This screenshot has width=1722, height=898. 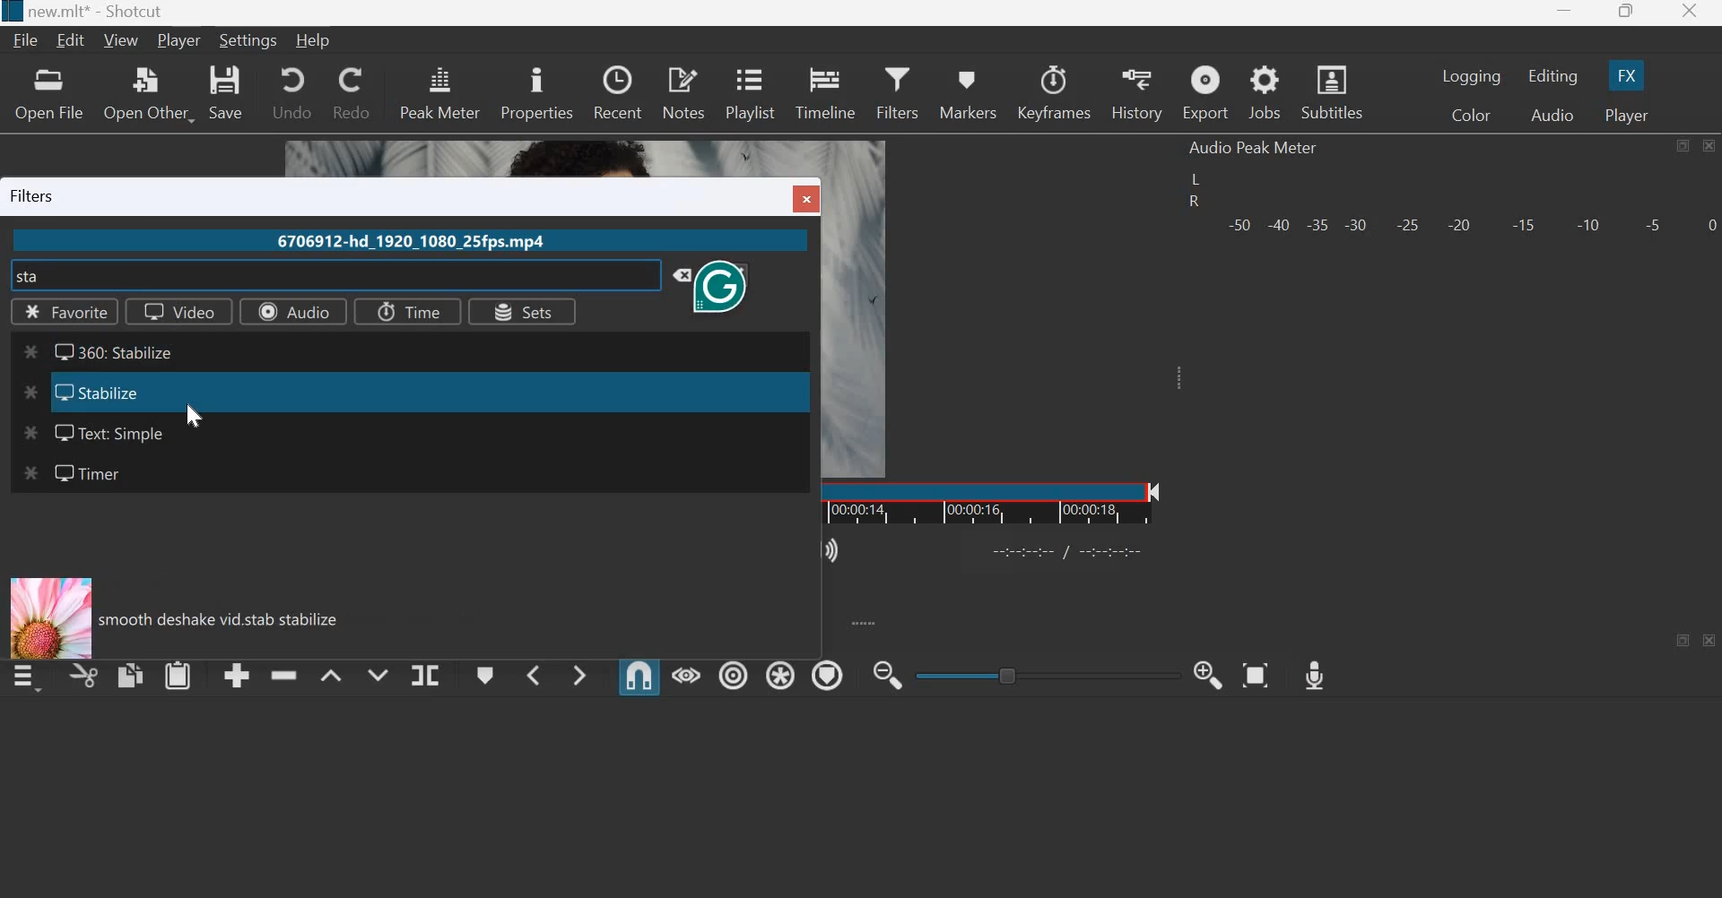 What do you see at coordinates (70, 472) in the screenshot?
I see `Timer` at bounding box center [70, 472].